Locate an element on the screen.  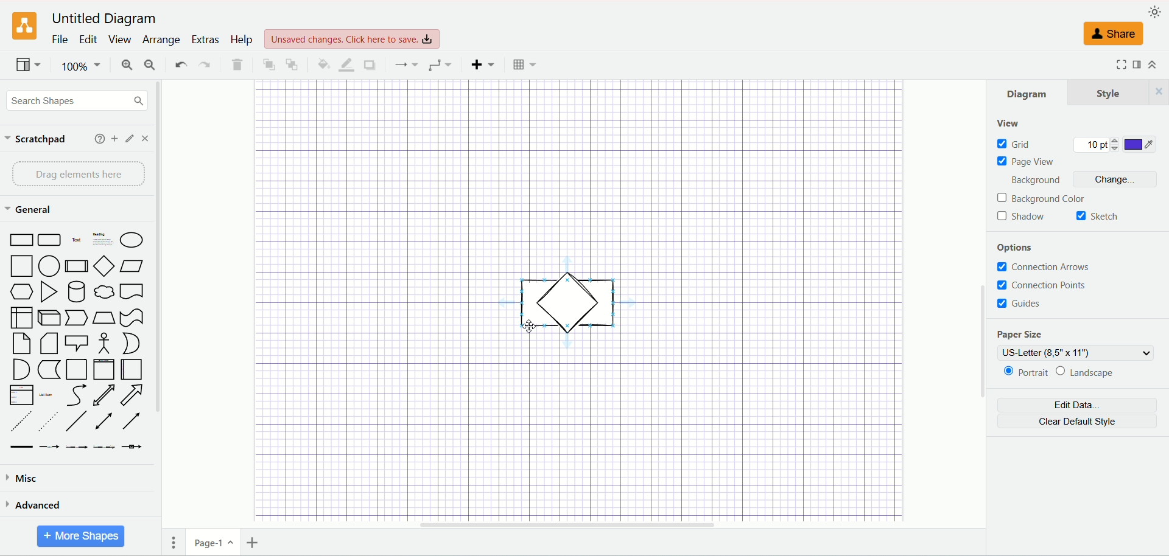
10 pt is located at coordinates (1095, 144).